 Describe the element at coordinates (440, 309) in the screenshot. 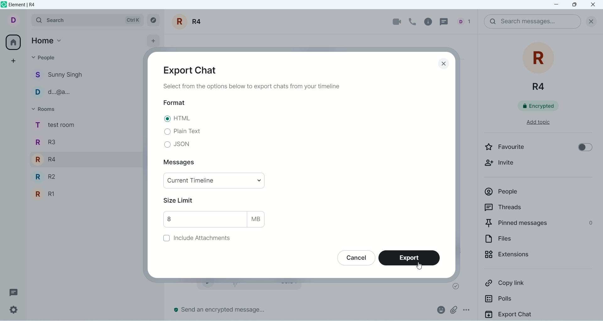

I see `emoji` at that location.